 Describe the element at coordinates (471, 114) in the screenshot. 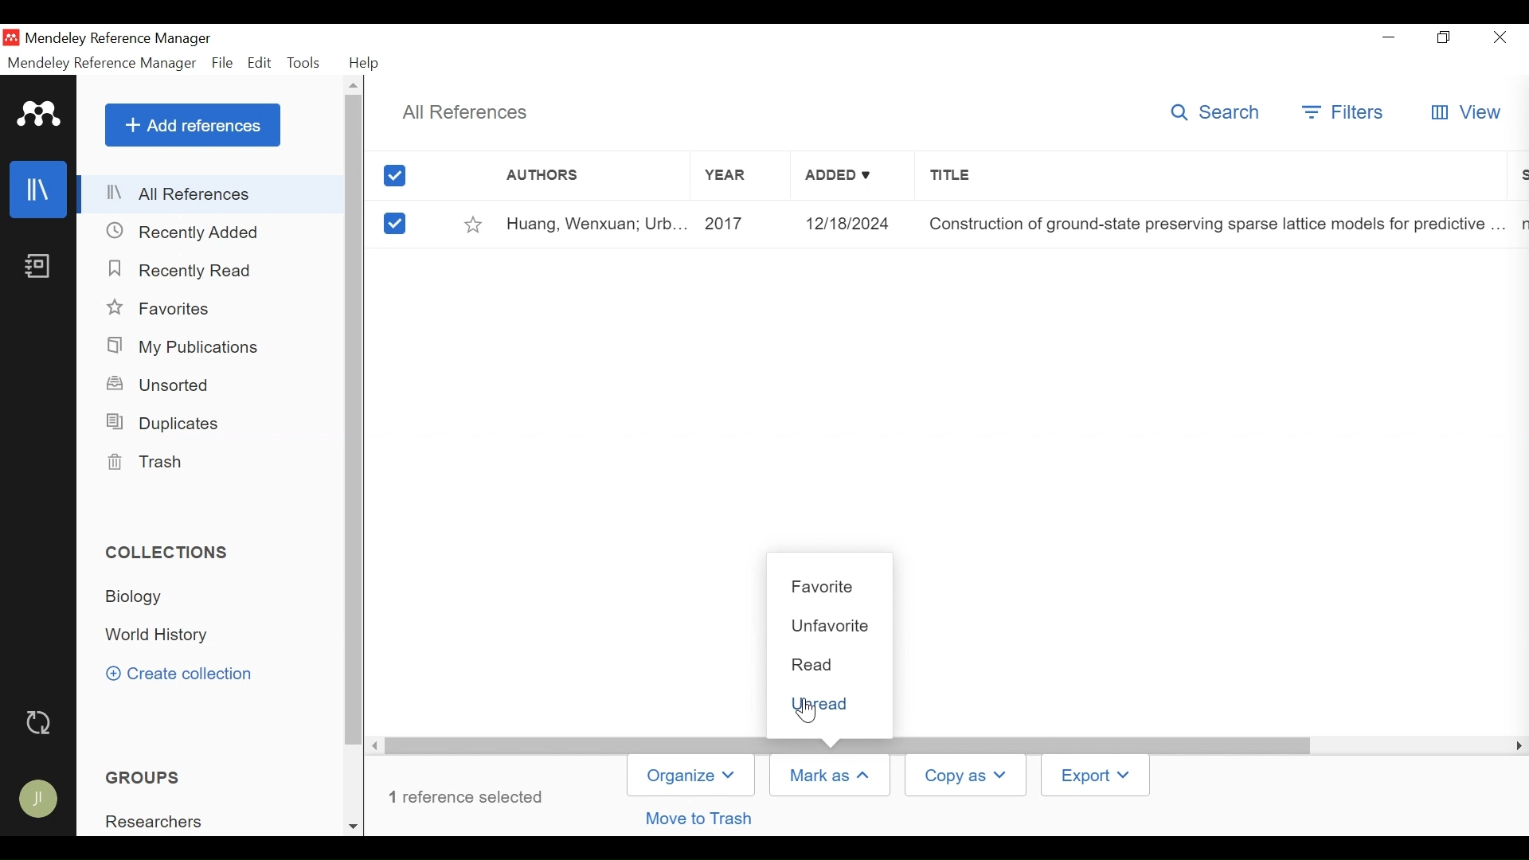

I see `All References` at that location.